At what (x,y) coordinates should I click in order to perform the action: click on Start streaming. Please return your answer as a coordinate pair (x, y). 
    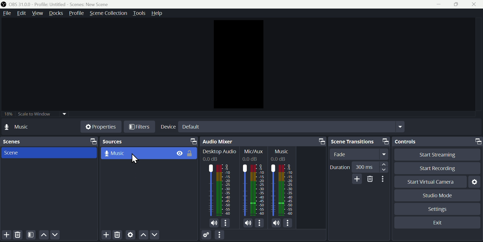
    Looking at the image, I should click on (437, 154).